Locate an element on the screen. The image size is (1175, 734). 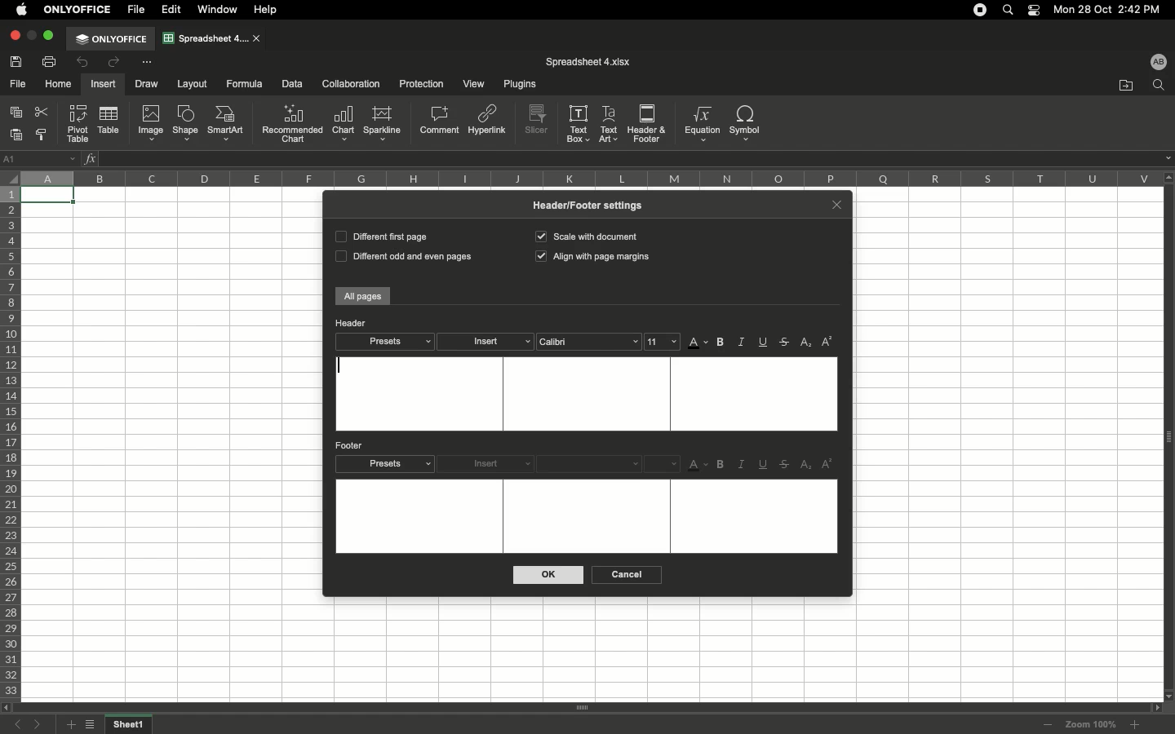
Undo is located at coordinates (84, 64).